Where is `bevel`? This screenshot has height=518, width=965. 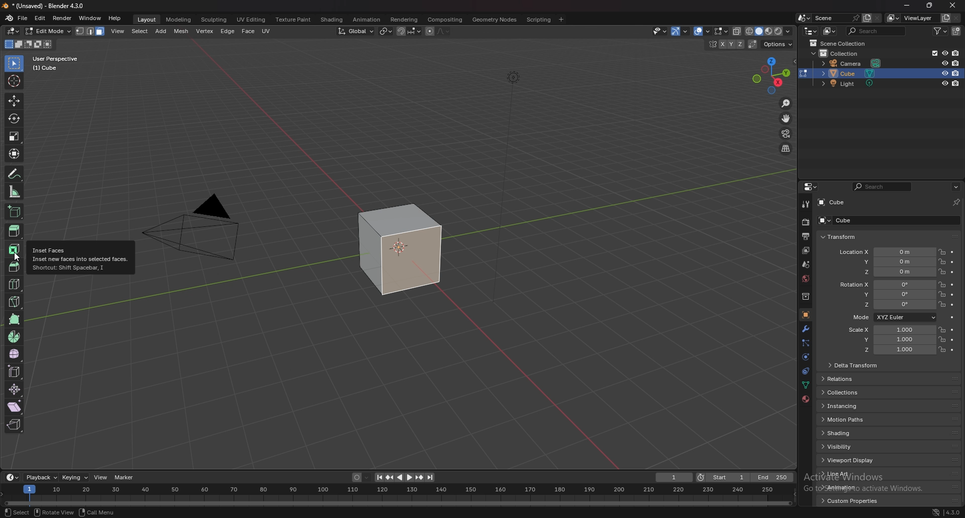 bevel is located at coordinates (12, 266).